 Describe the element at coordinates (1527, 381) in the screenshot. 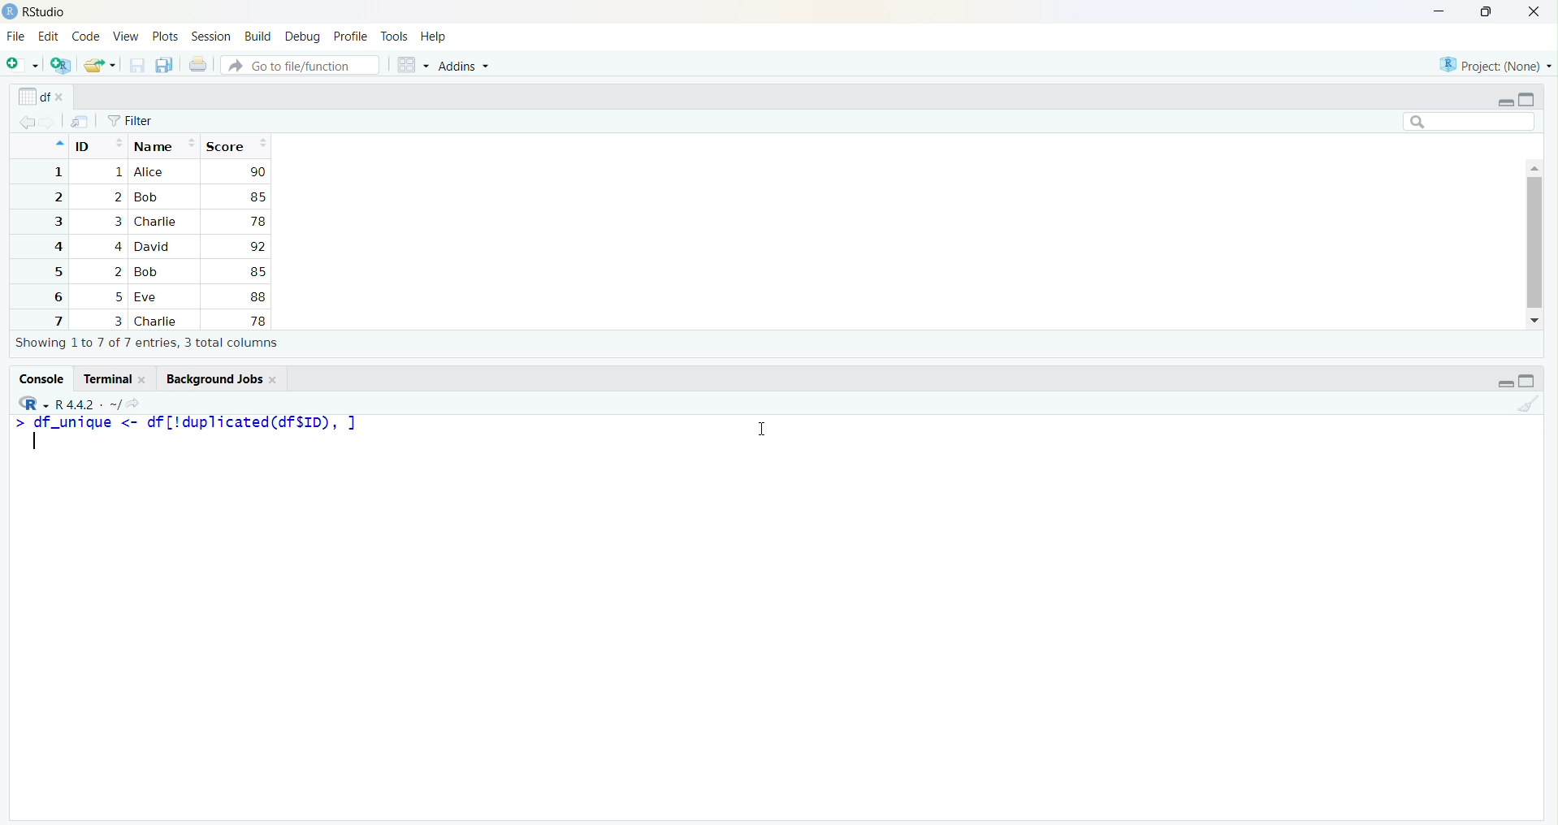

I see `maximize` at that location.